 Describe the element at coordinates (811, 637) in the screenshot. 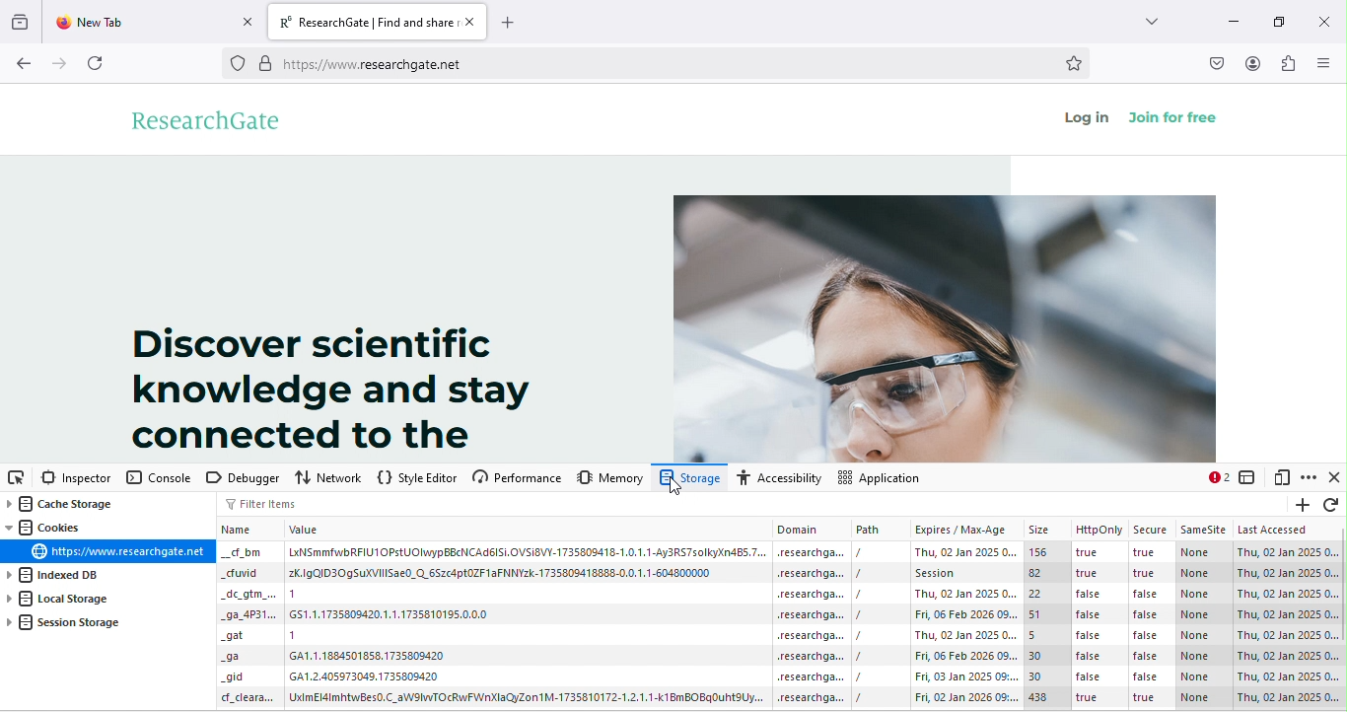

I see `domain` at that location.